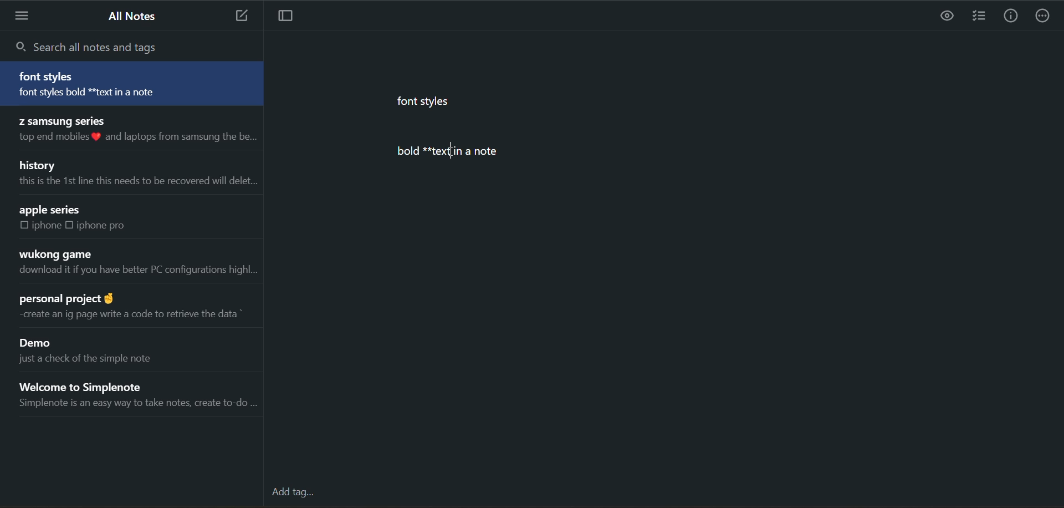  What do you see at coordinates (238, 16) in the screenshot?
I see `add new note` at bounding box center [238, 16].